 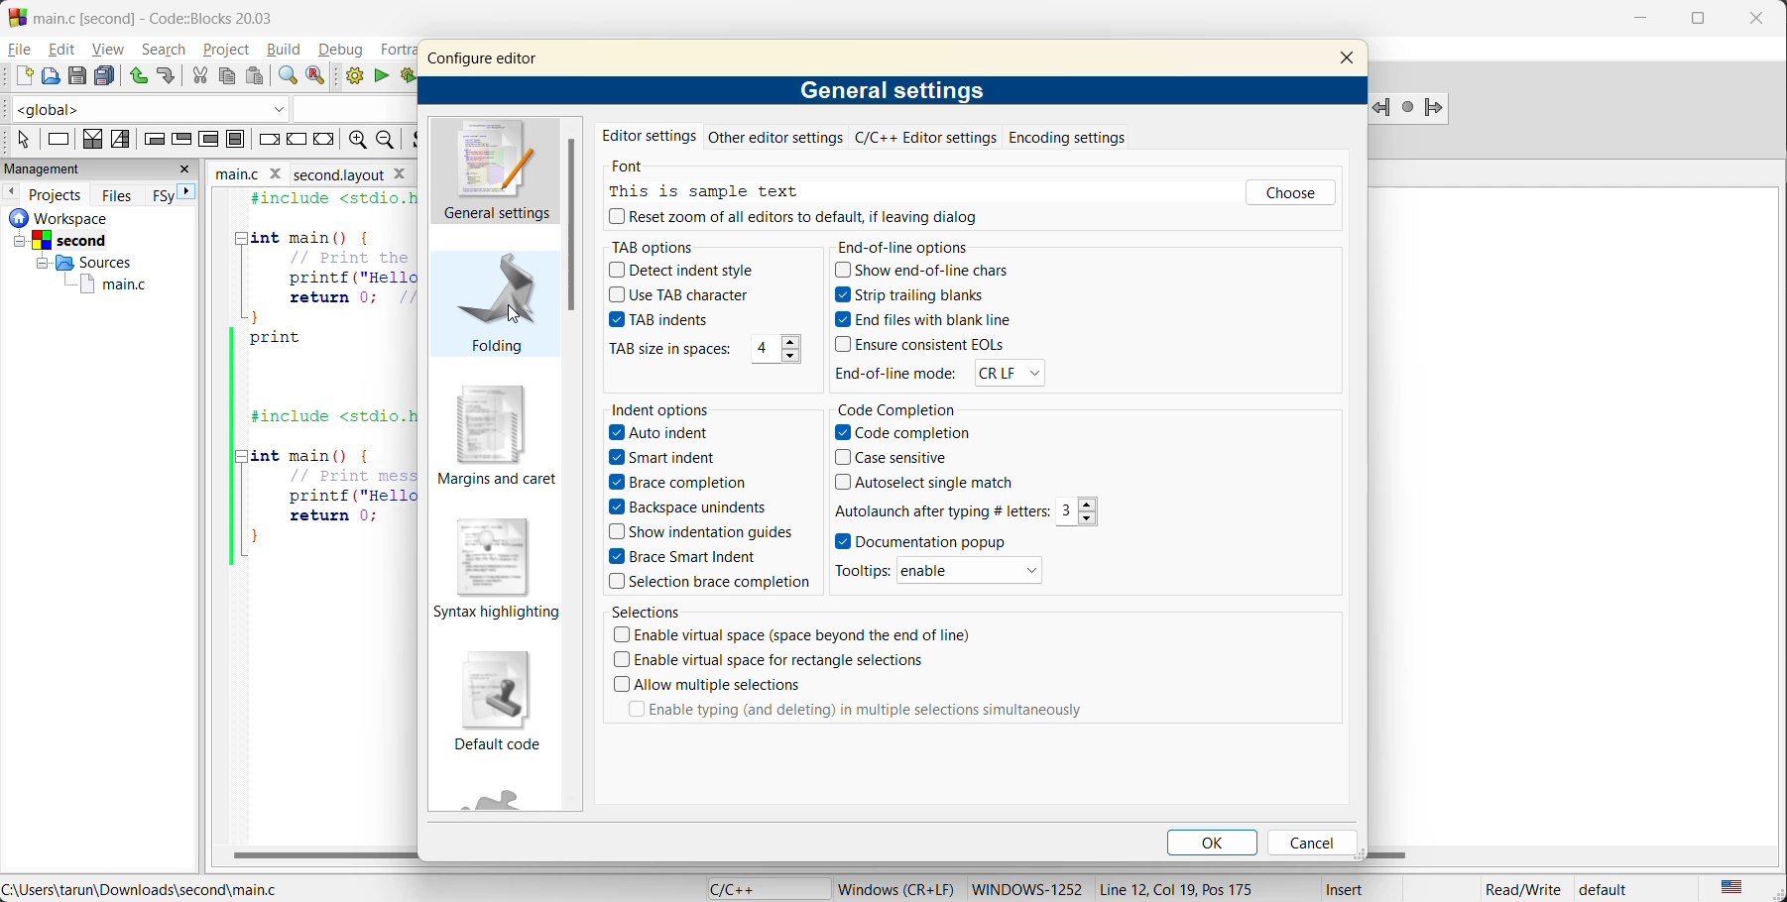 What do you see at coordinates (252, 171) in the screenshot?
I see `file name` at bounding box center [252, 171].